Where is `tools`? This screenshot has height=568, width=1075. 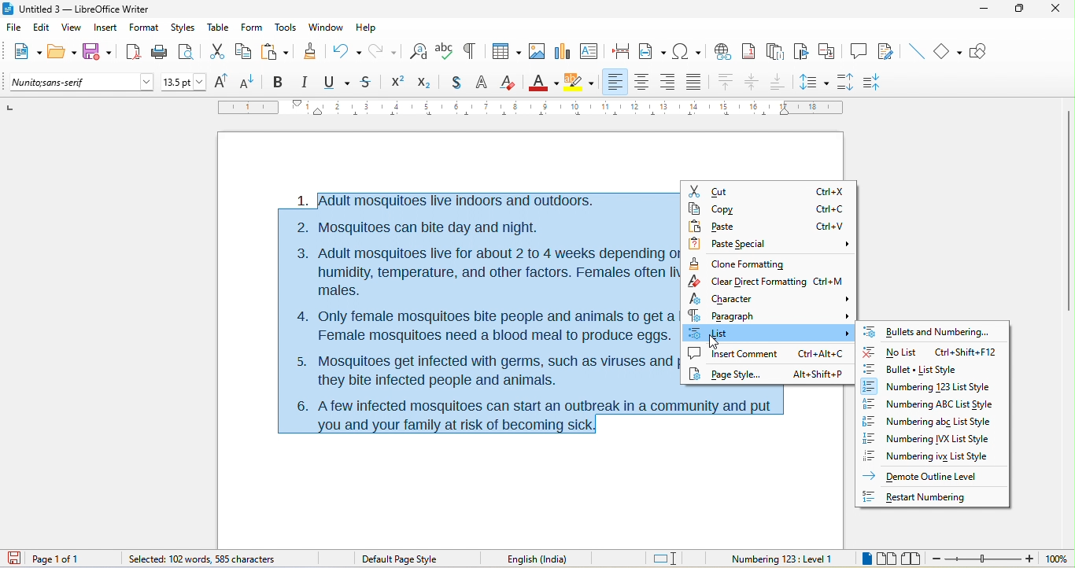
tools is located at coordinates (287, 28).